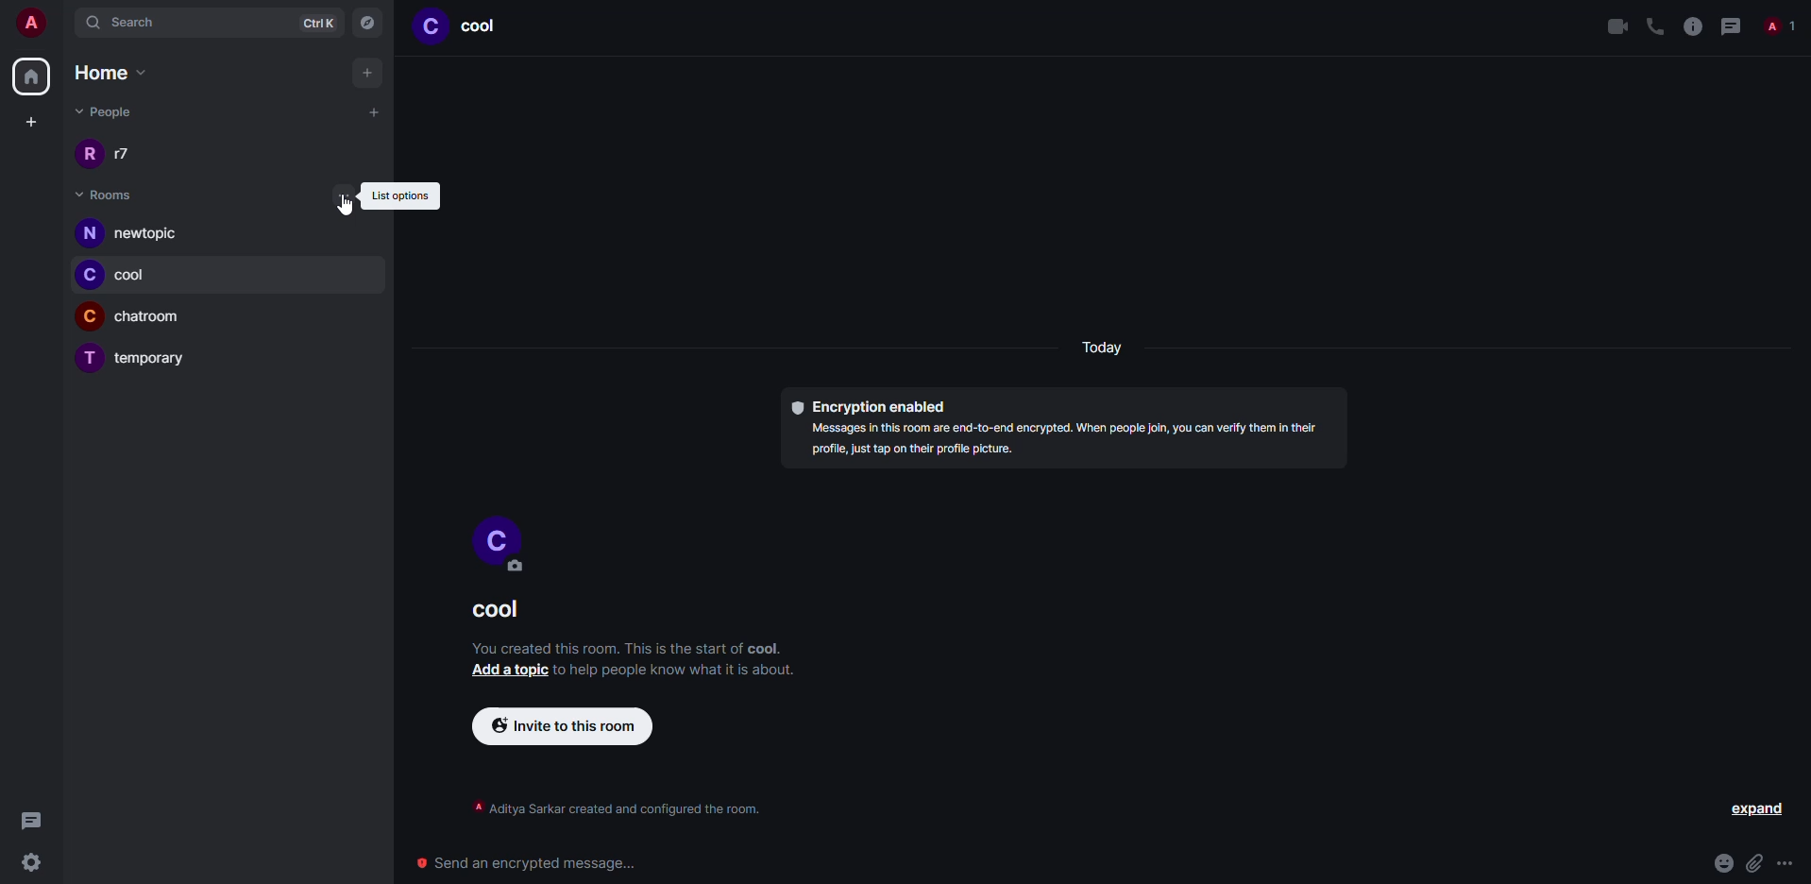 The width and height of the screenshot is (1811, 884). I want to click on add, so click(367, 72).